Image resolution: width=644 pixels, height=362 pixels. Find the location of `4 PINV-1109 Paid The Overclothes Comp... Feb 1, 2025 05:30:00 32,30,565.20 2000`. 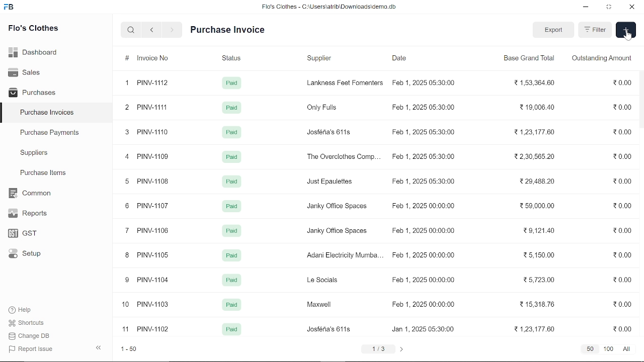

4 PINV-1109 Paid The Overclothes Comp... Feb 1, 2025 05:30:00 32,30,565.20 2000 is located at coordinates (371, 157).